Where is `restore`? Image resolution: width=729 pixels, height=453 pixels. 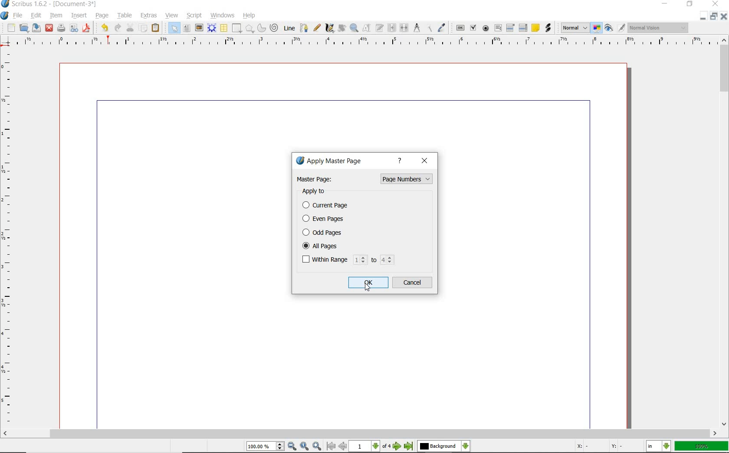
restore is located at coordinates (690, 5).